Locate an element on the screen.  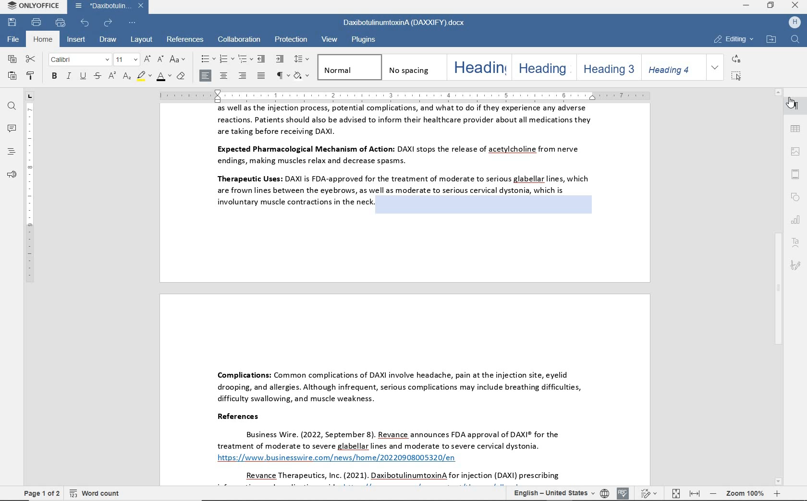
layout is located at coordinates (141, 40).